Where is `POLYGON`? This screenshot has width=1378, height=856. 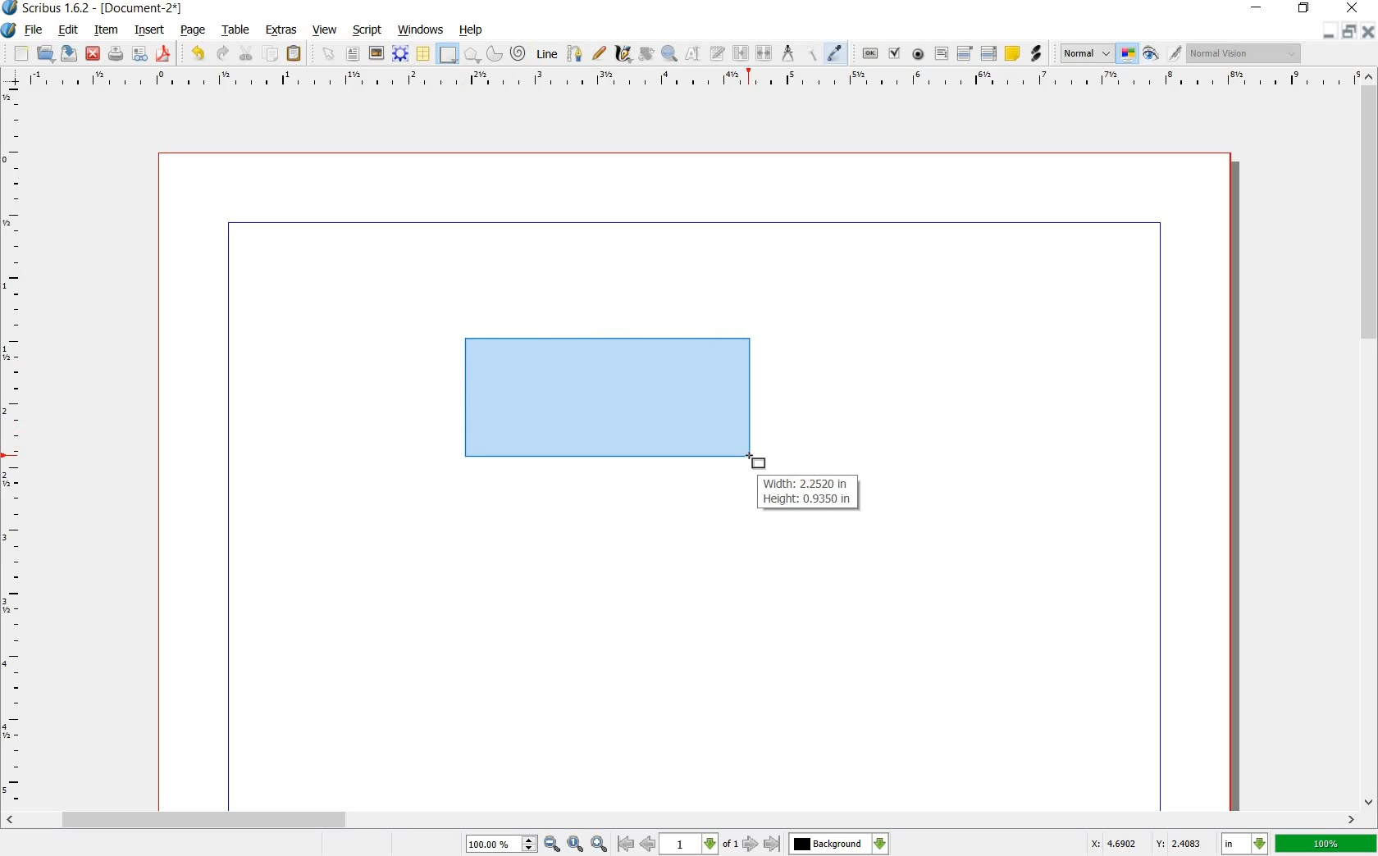 POLYGON is located at coordinates (472, 57).